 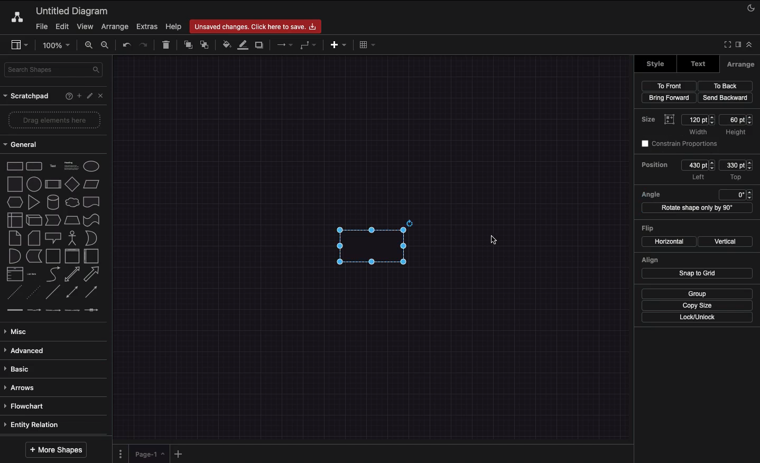 I want to click on View, so click(x=87, y=27).